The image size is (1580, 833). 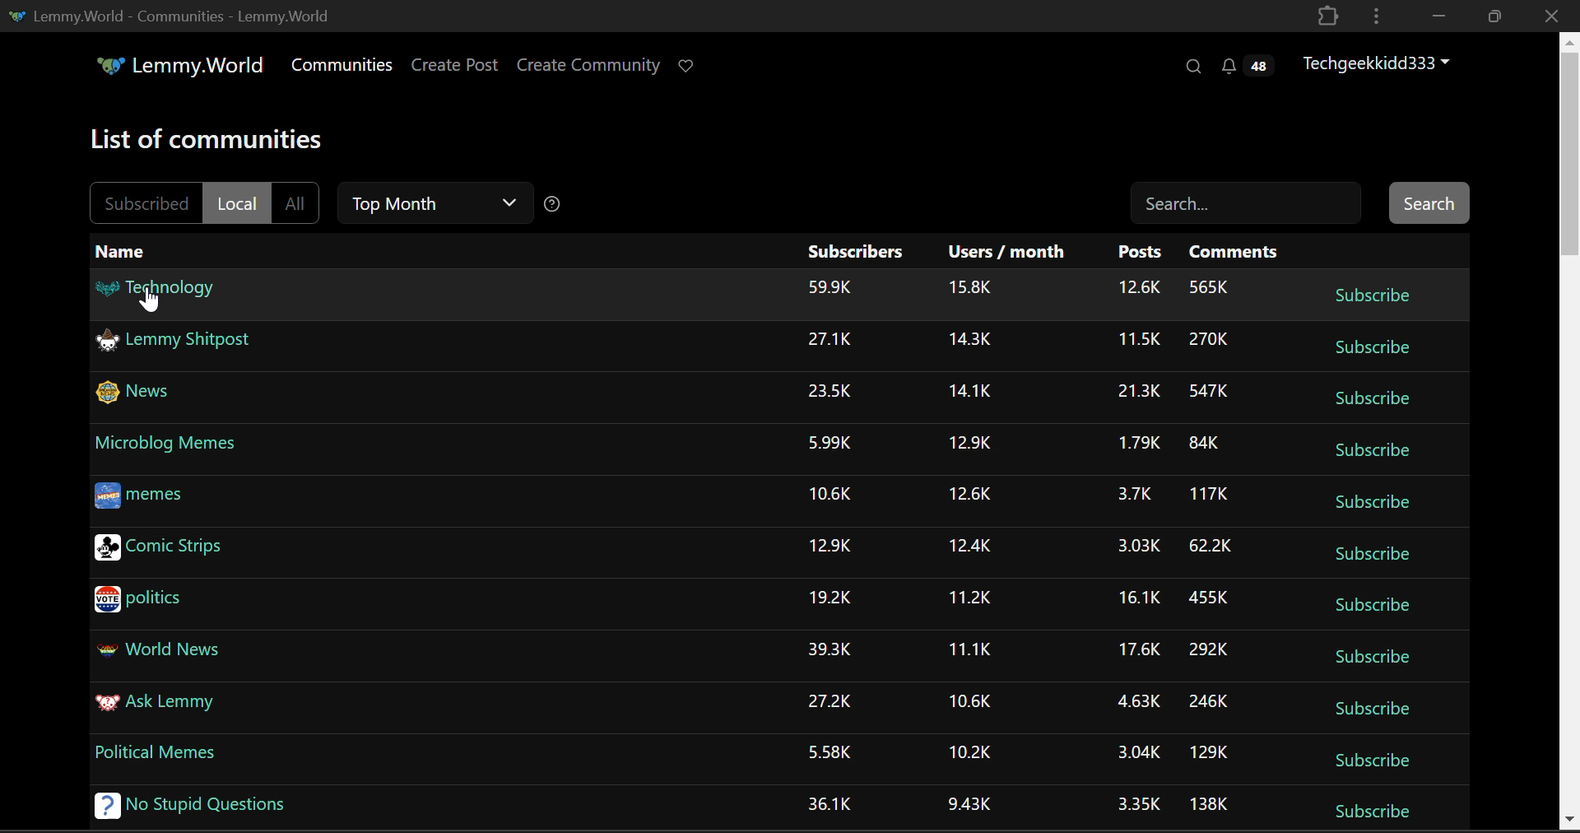 I want to click on Lemmy.World, so click(x=170, y=65).